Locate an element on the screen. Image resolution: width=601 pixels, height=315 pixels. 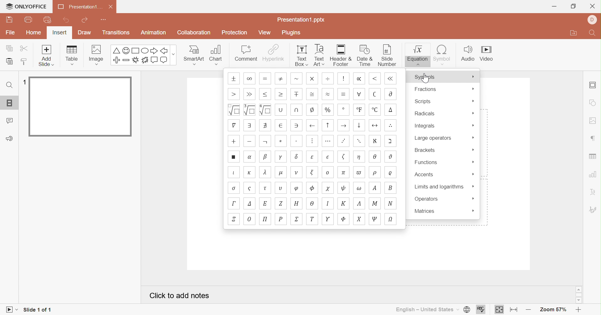
Close is located at coordinates (111, 7).